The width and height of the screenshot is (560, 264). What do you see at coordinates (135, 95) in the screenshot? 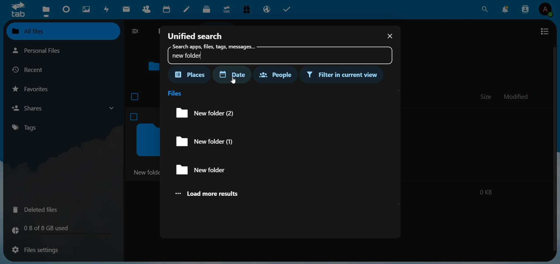
I see `checkbox` at bounding box center [135, 95].